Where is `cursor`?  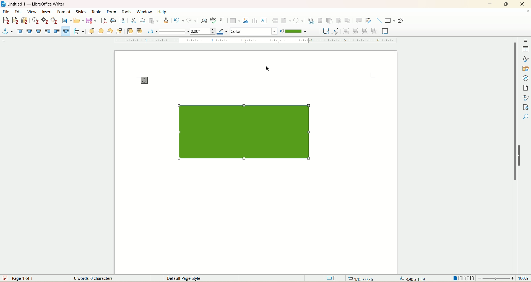
cursor is located at coordinates (269, 69).